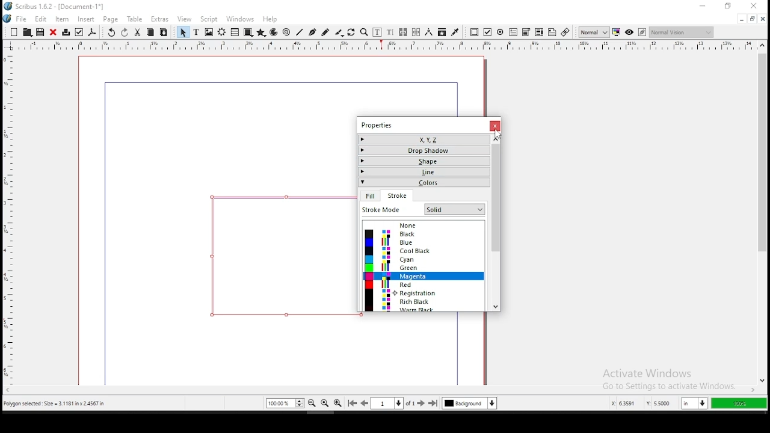 Image resolution: width=770 pixels, height=433 pixels. Describe the element at coordinates (351, 32) in the screenshot. I see `rotate item` at that location.